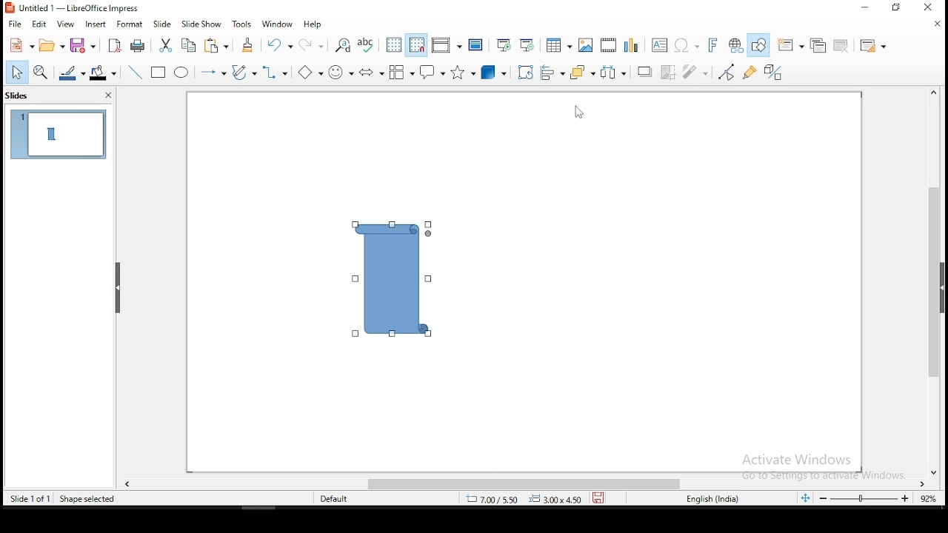 Image resolution: width=948 pixels, height=533 pixels. I want to click on clone formatting, so click(247, 44).